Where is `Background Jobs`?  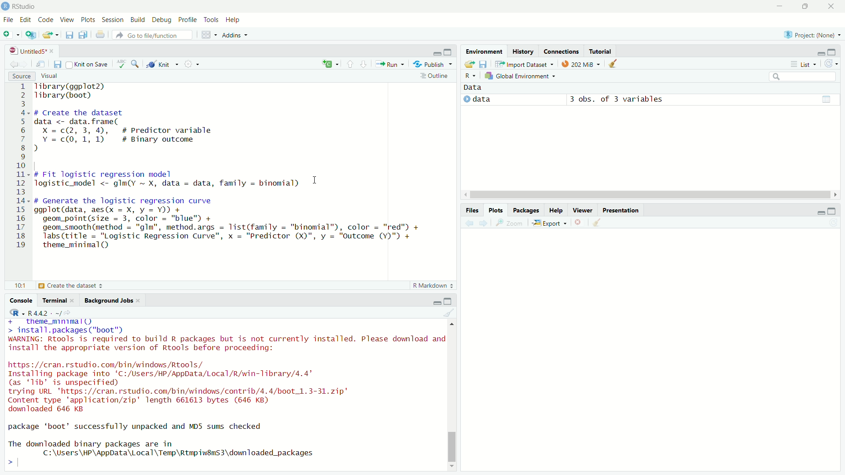
Background Jobs is located at coordinates (107, 300).